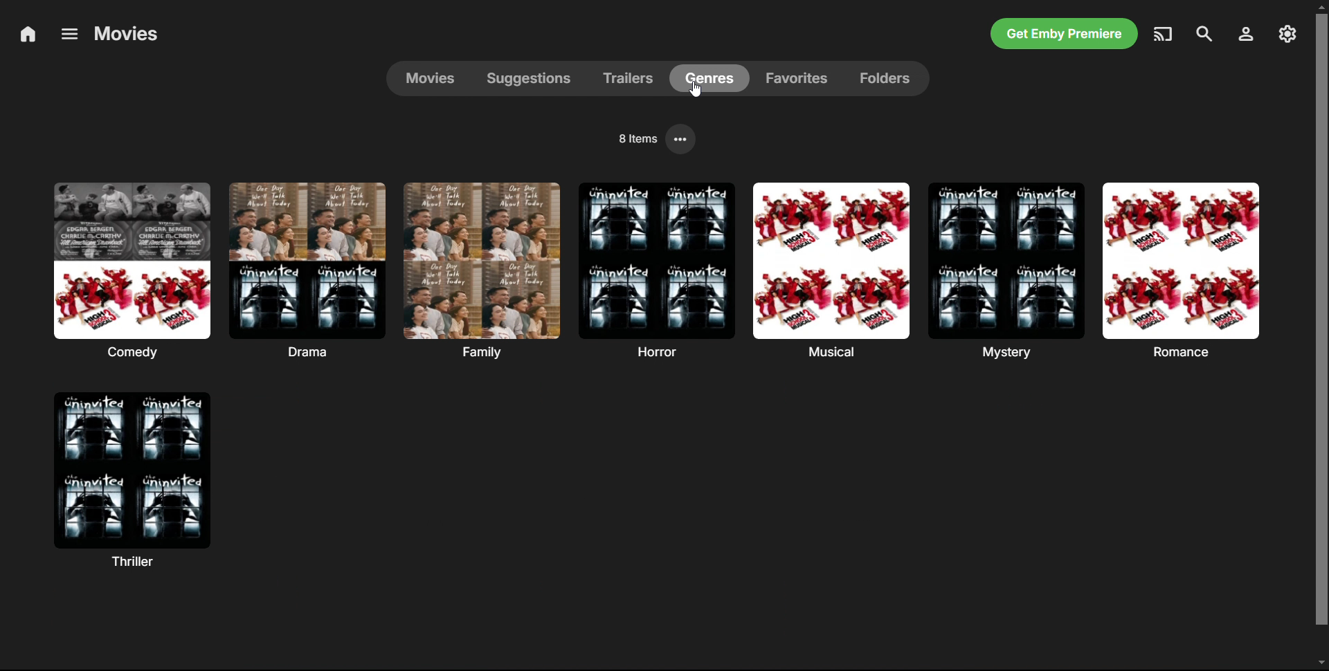 Image resolution: width=1329 pixels, height=671 pixels. Describe the element at coordinates (28, 35) in the screenshot. I see `home` at that location.